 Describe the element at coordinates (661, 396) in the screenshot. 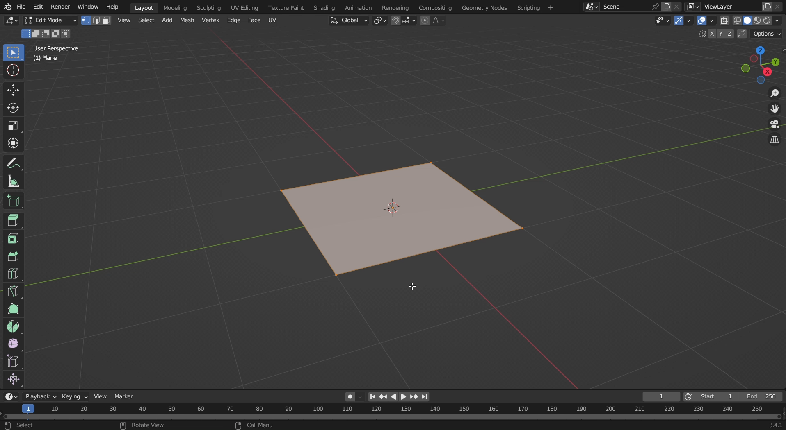

I see `Frame` at that location.